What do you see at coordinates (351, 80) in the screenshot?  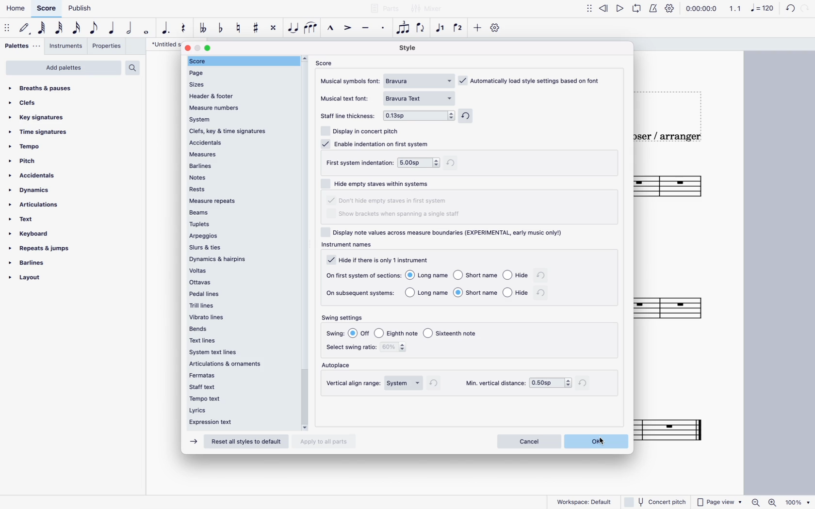 I see `musical symbols font` at bounding box center [351, 80].